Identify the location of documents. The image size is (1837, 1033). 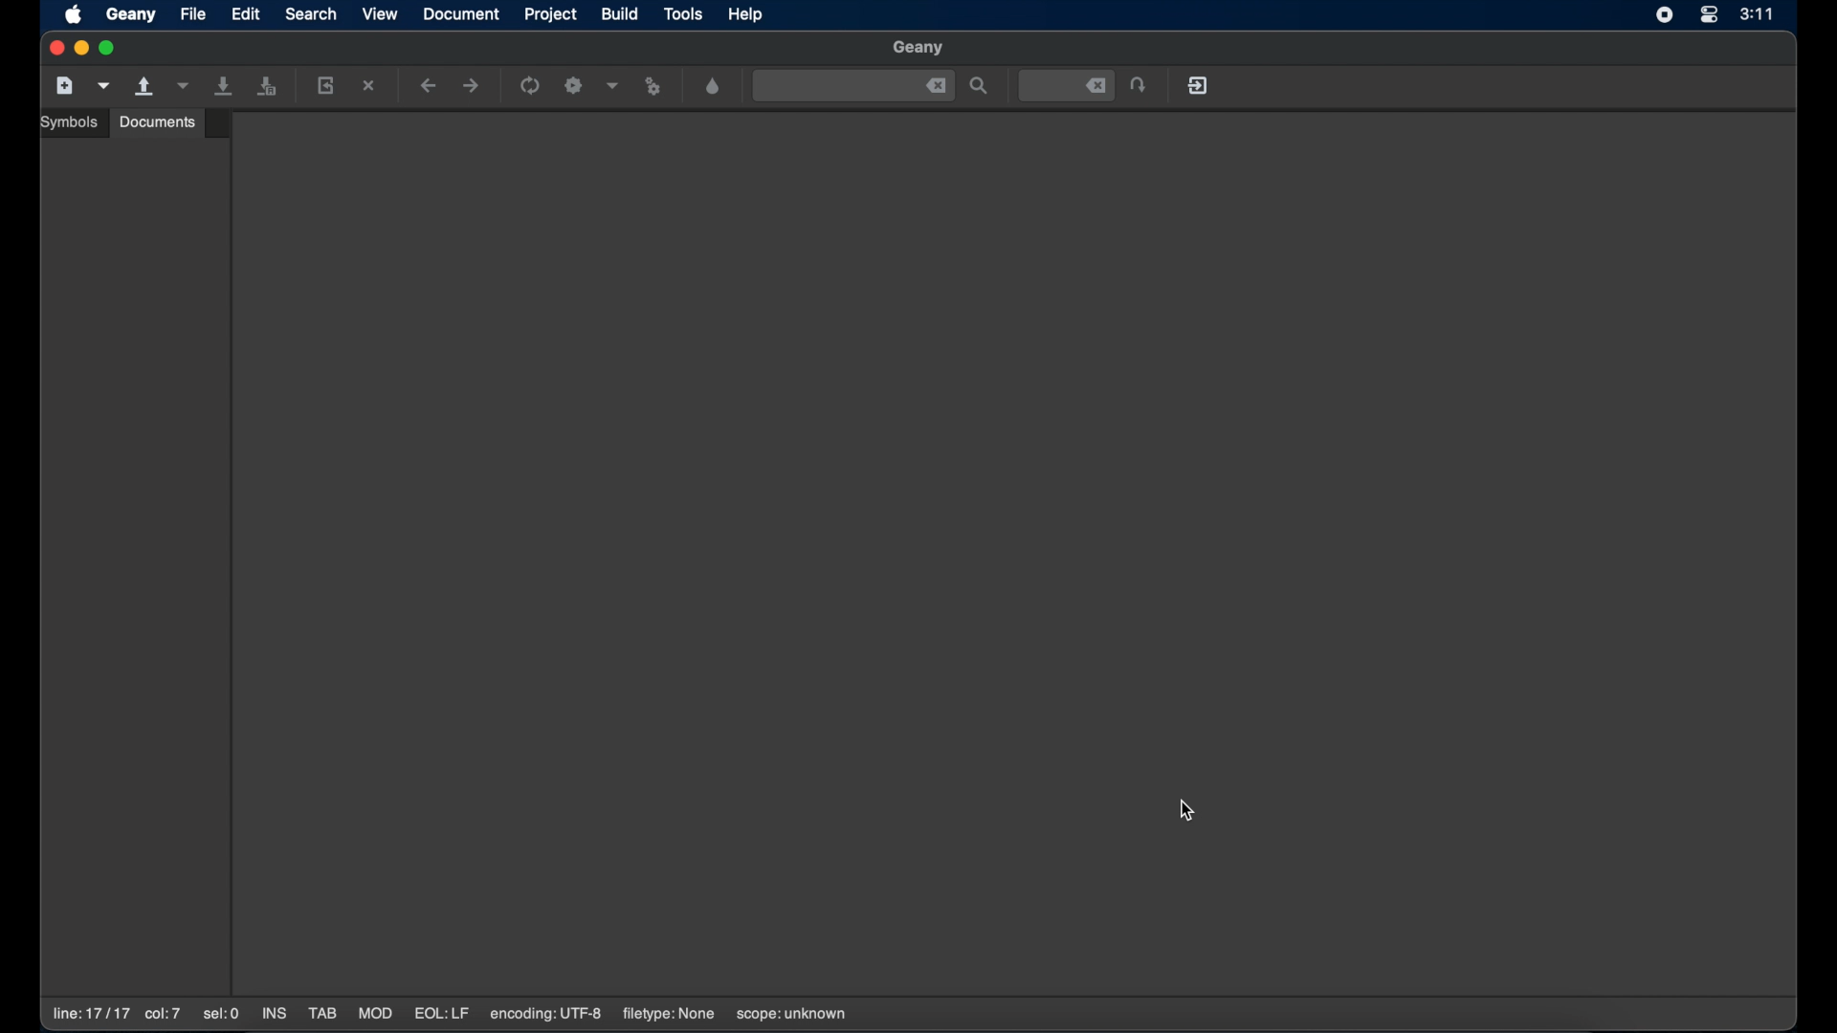
(158, 121).